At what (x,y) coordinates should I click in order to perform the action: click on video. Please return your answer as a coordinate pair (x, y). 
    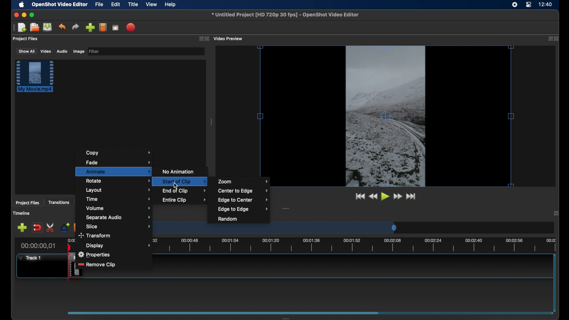
    Looking at the image, I should click on (46, 52).